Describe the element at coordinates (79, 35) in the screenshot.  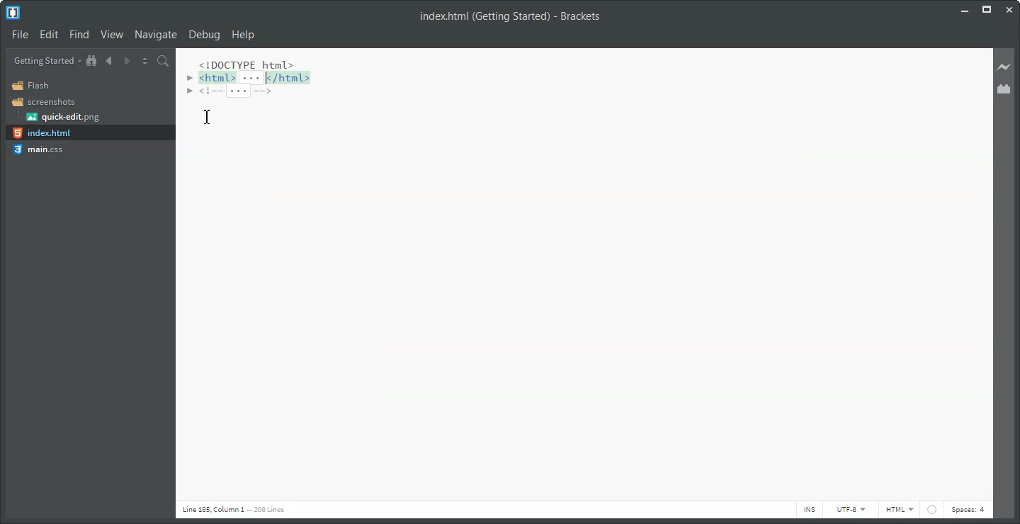
I see `Find` at that location.